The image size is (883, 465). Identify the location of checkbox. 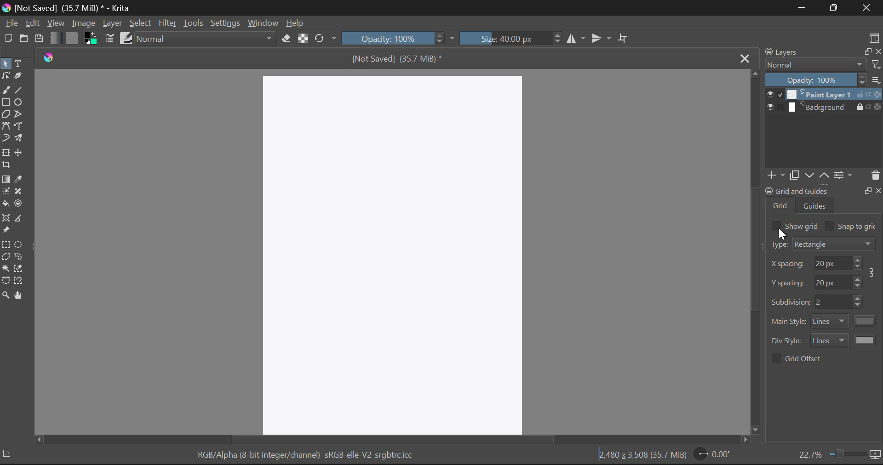
(775, 358).